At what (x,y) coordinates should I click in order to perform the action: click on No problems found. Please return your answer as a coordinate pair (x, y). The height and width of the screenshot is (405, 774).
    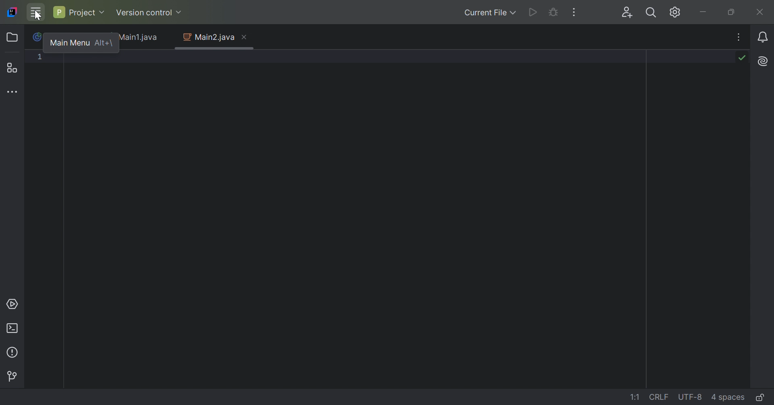
    Looking at the image, I should click on (741, 58).